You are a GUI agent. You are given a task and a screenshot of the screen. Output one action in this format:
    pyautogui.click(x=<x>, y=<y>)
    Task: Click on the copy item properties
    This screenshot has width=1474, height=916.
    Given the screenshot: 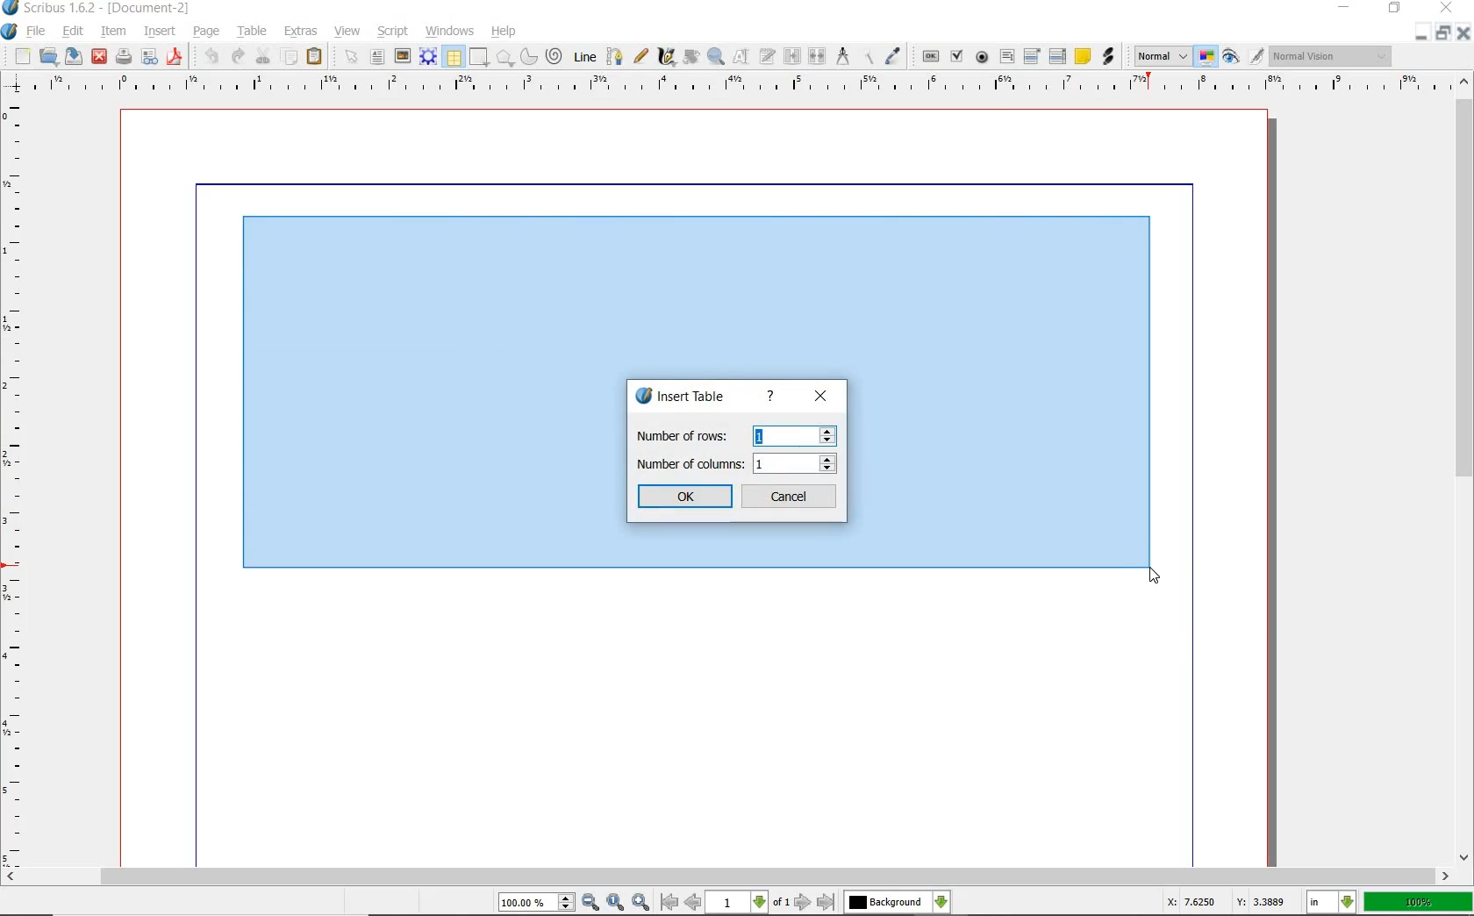 What is the action you would take?
    pyautogui.click(x=869, y=59)
    